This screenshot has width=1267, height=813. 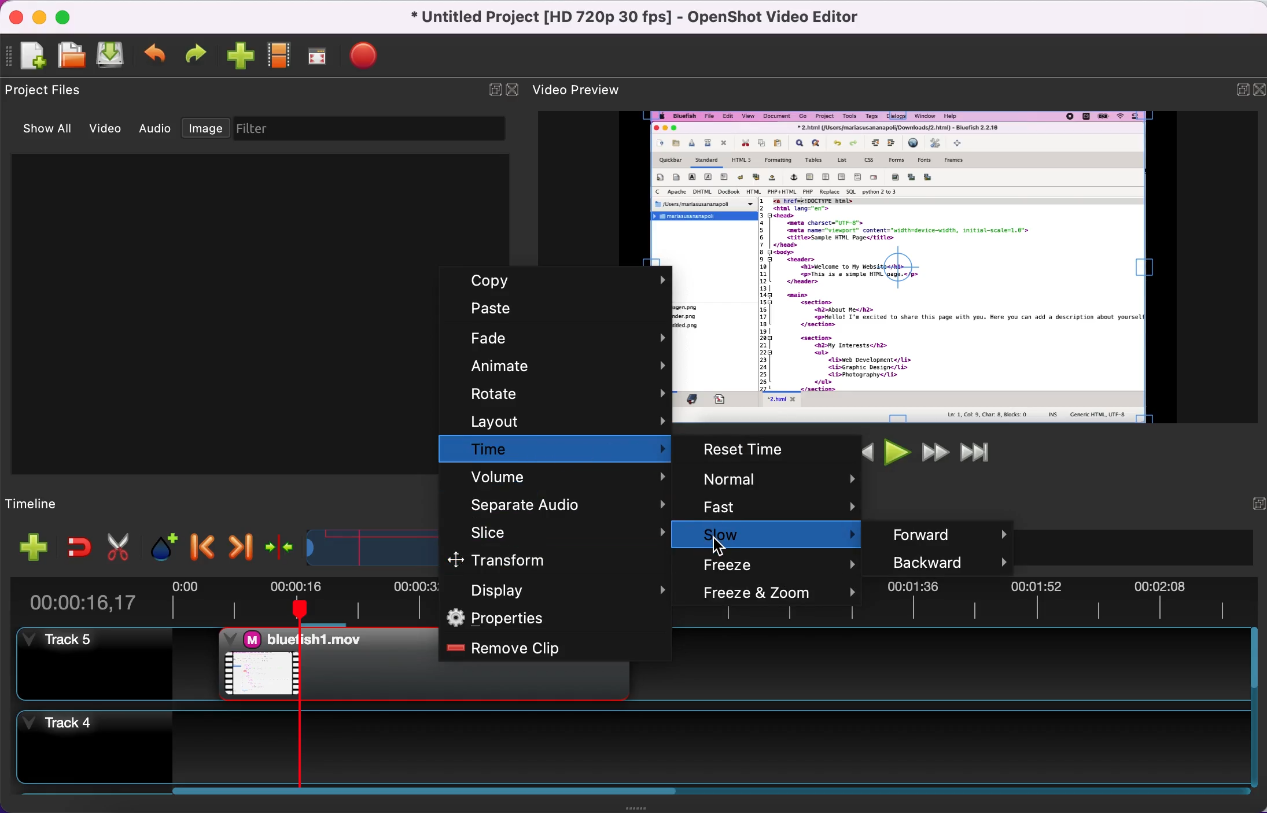 I want to click on display, so click(x=555, y=589).